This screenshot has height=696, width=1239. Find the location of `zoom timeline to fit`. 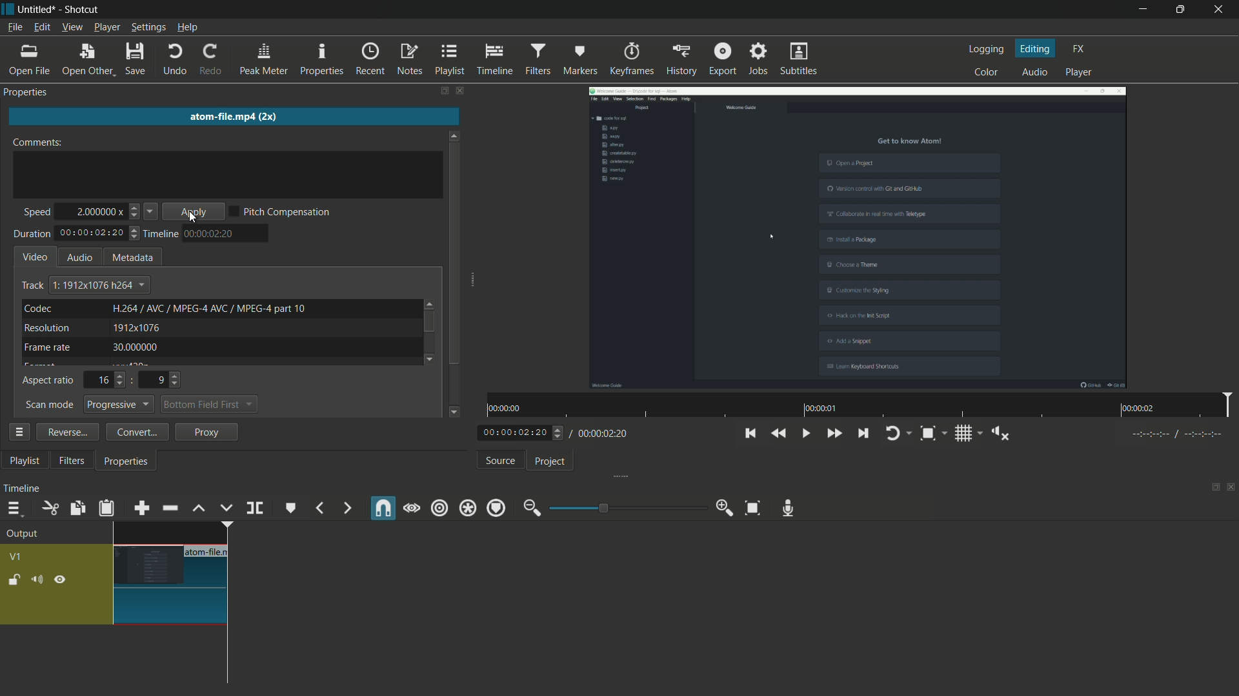

zoom timeline to fit is located at coordinates (753, 508).